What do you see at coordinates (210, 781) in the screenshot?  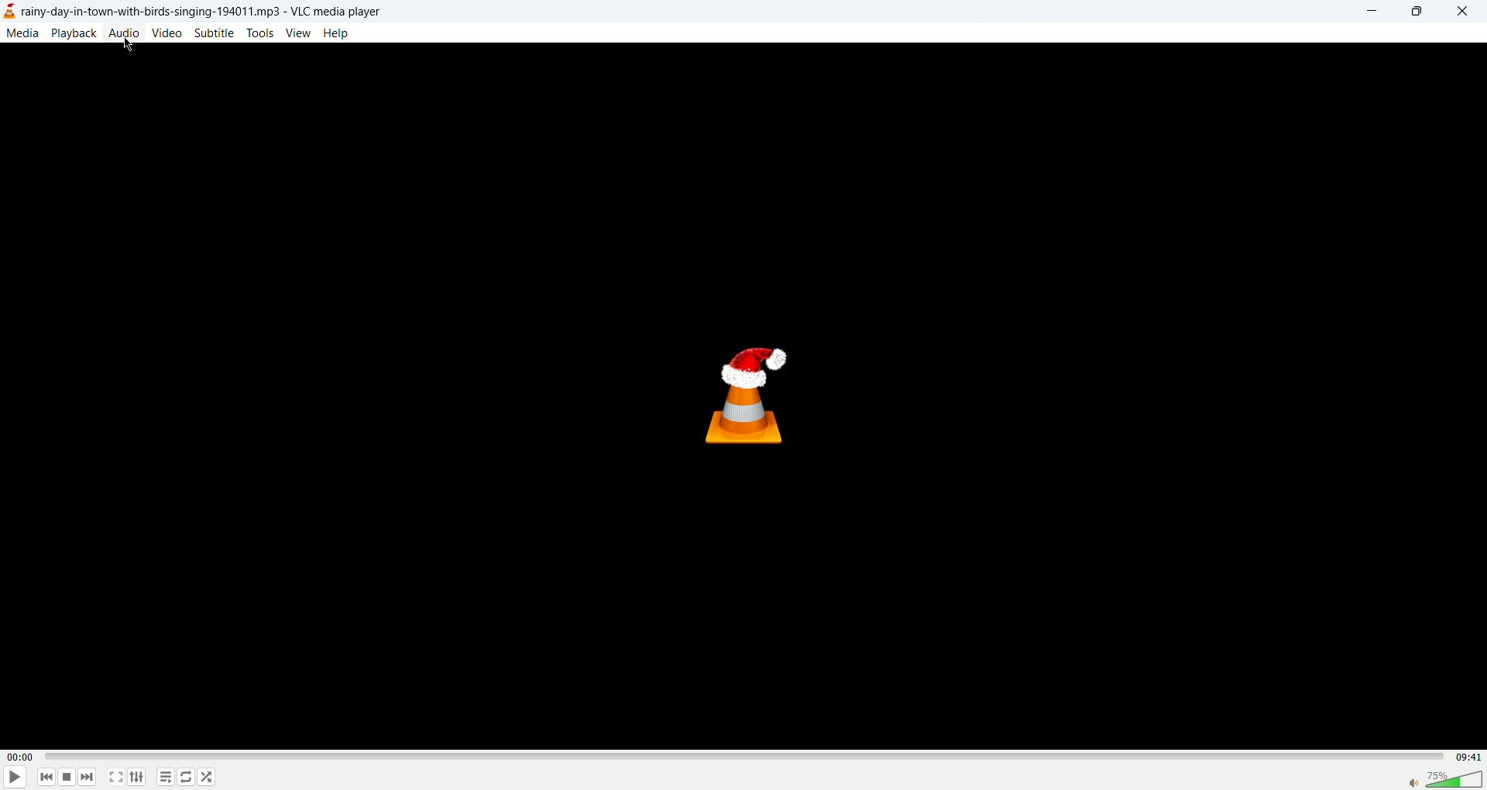 I see `shuffle` at bounding box center [210, 781].